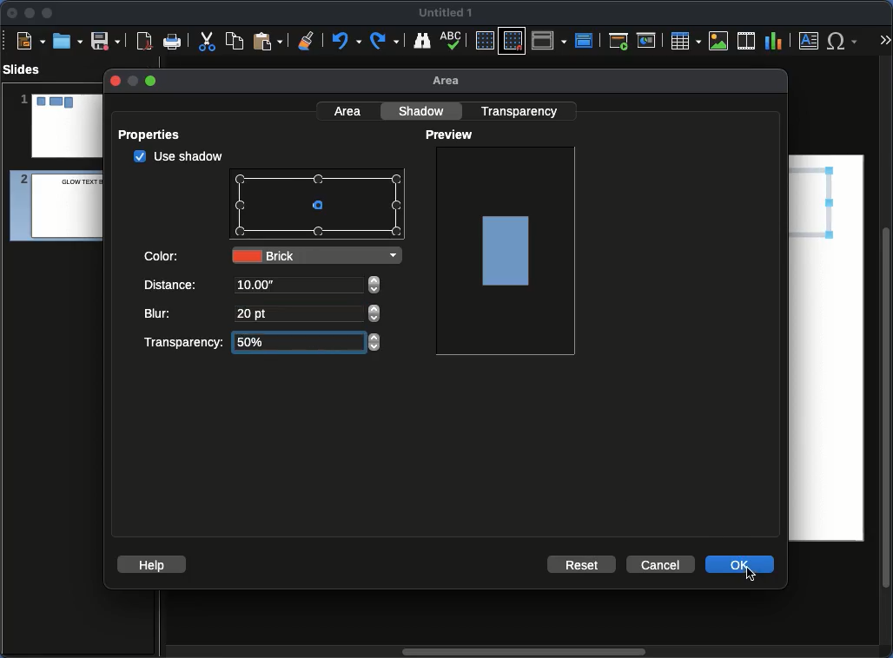  I want to click on Blur, so click(161, 313).